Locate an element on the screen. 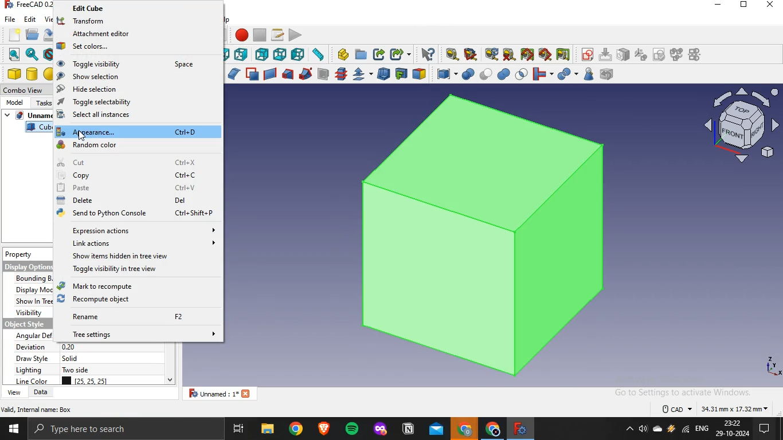 The image size is (783, 440). start is located at coordinates (13, 430).